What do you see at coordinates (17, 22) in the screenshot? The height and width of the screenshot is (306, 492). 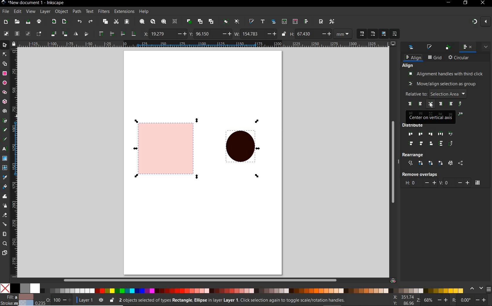 I see `open file dialog` at bounding box center [17, 22].